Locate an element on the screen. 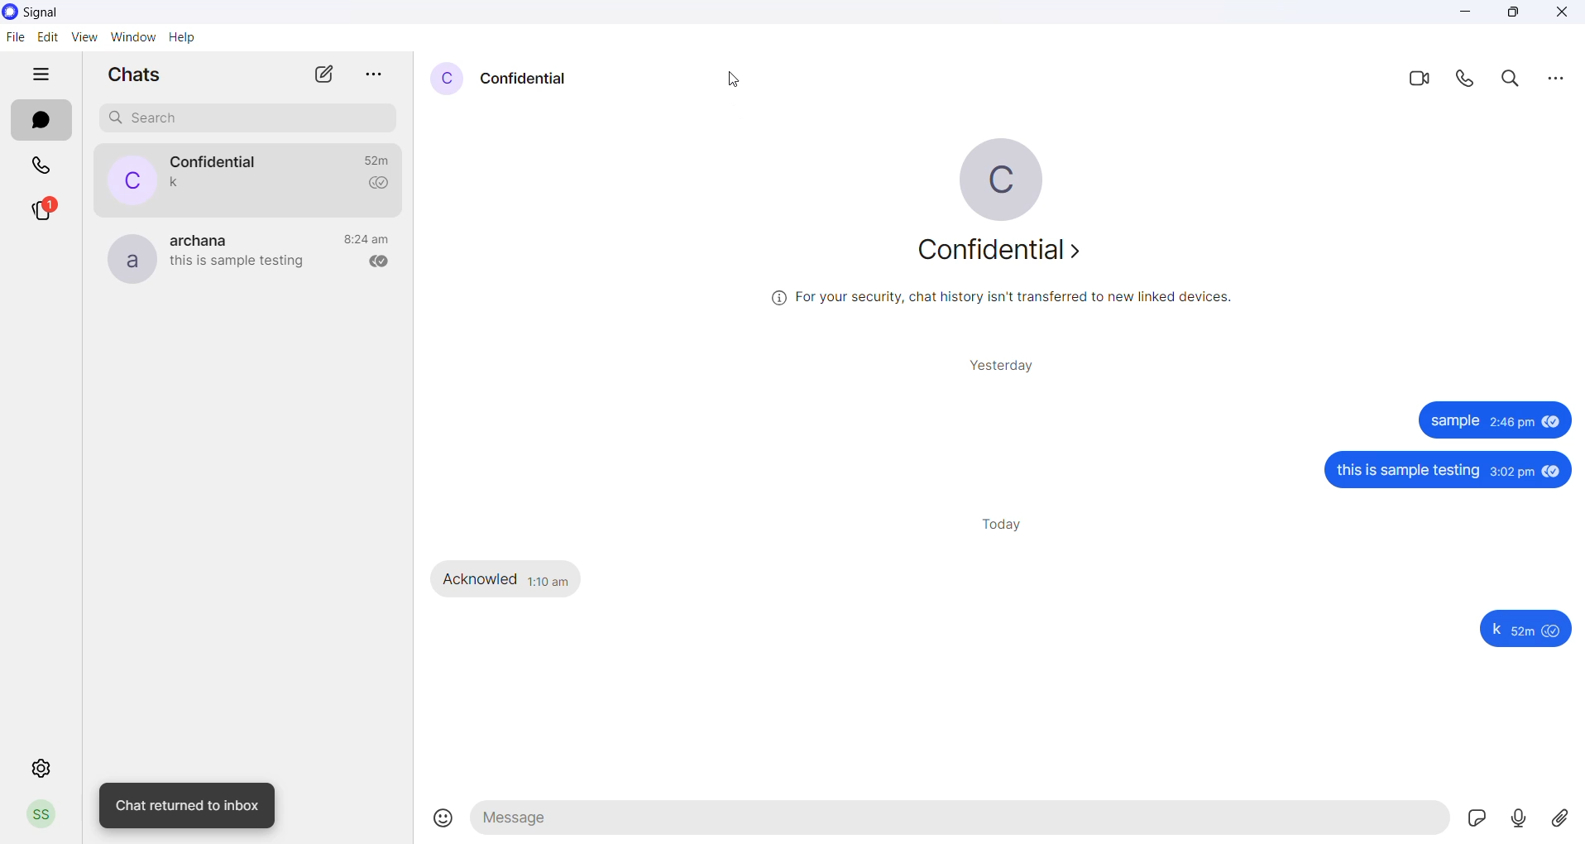 The height and width of the screenshot is (844, 1585). chats is located at coordinates (41, 122).